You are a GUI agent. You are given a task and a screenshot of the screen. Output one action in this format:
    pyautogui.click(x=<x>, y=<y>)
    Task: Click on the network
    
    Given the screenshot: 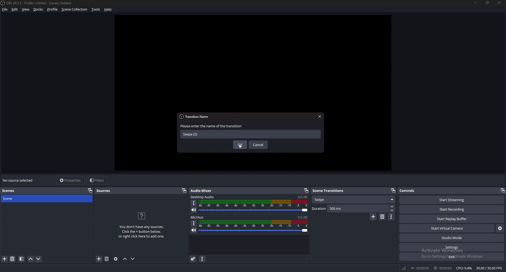 What is the action you would take?
    pyautogui.click(x=405, y=268)
    